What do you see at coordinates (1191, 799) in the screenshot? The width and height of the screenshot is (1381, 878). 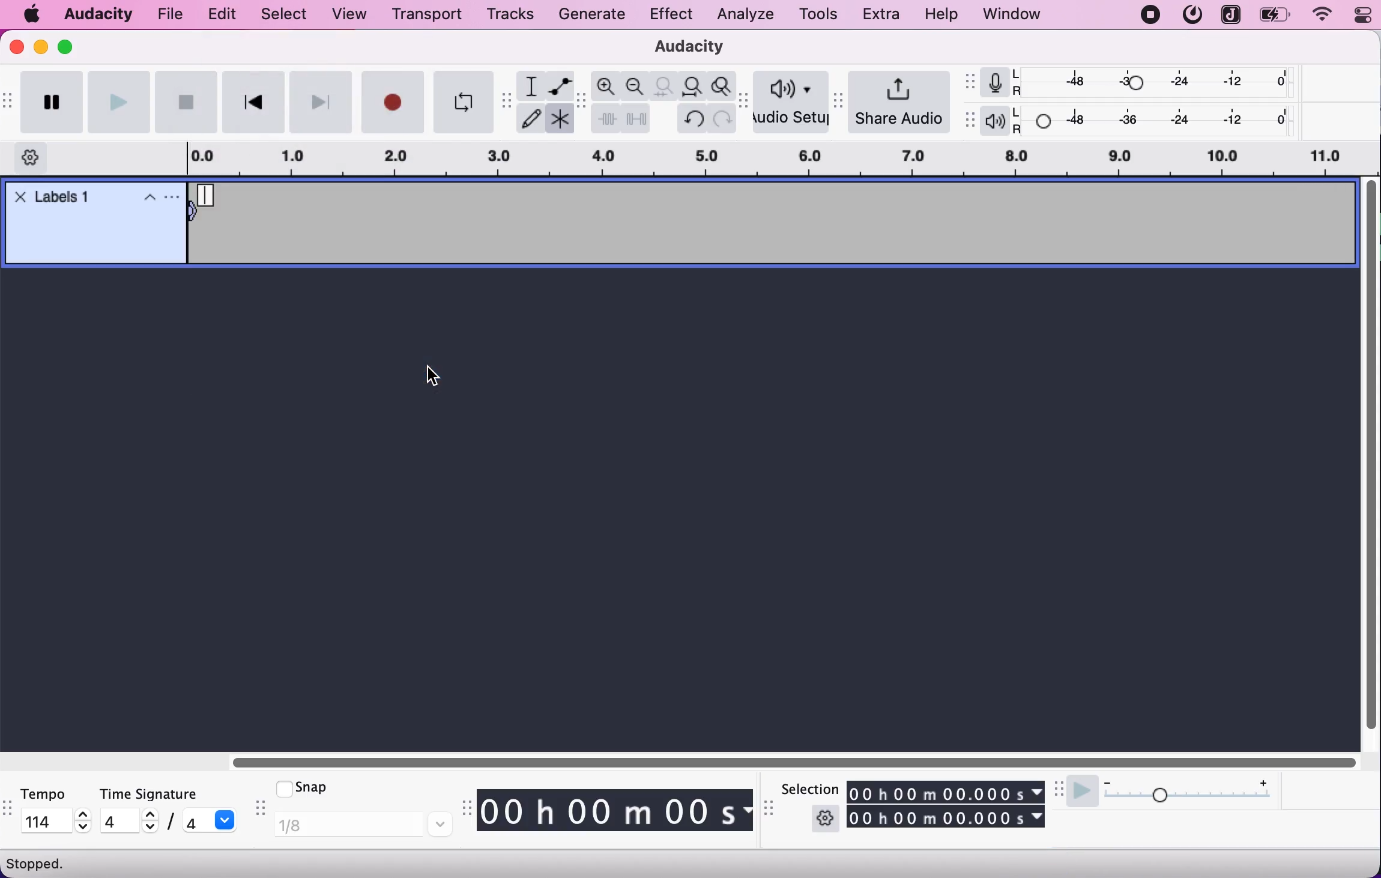 I see `playback speed` at bounding box center [1191, 799].